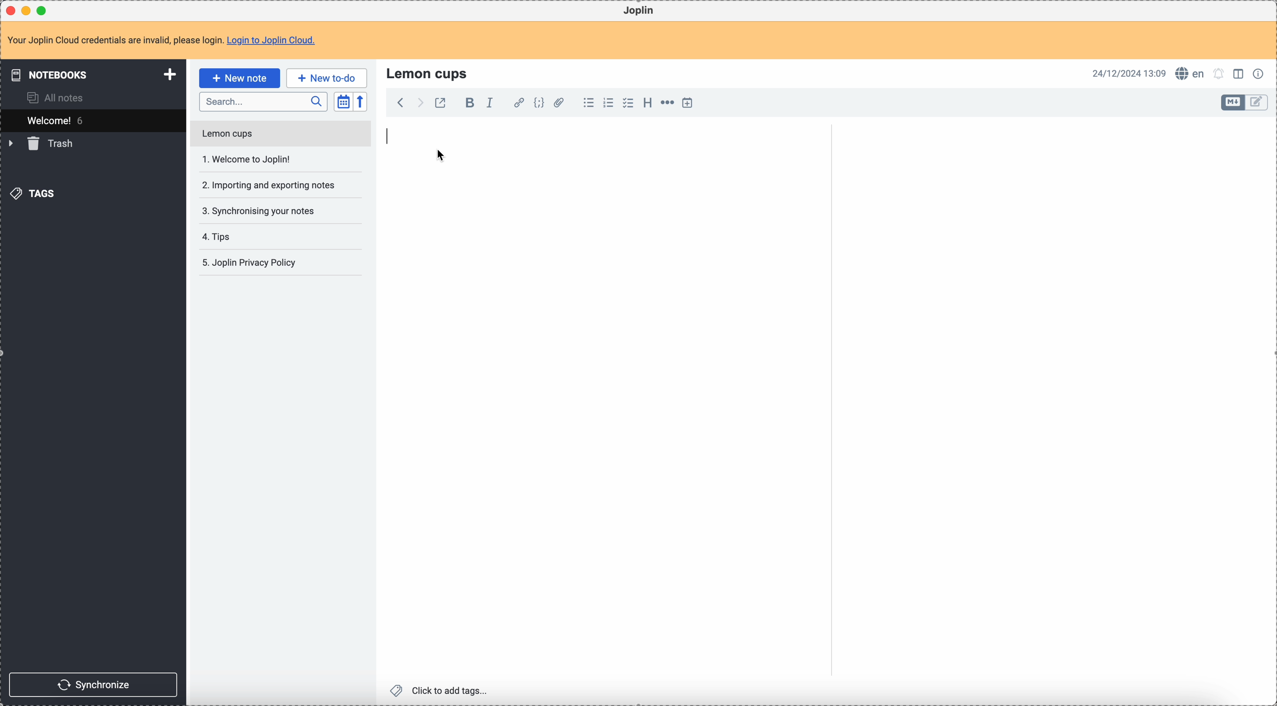 This screenshot has height=706, width=1277. What do you see at coordinates (362, 102) in the screenshot?
I see `reverse sort order` at bounding box center [362, 102].